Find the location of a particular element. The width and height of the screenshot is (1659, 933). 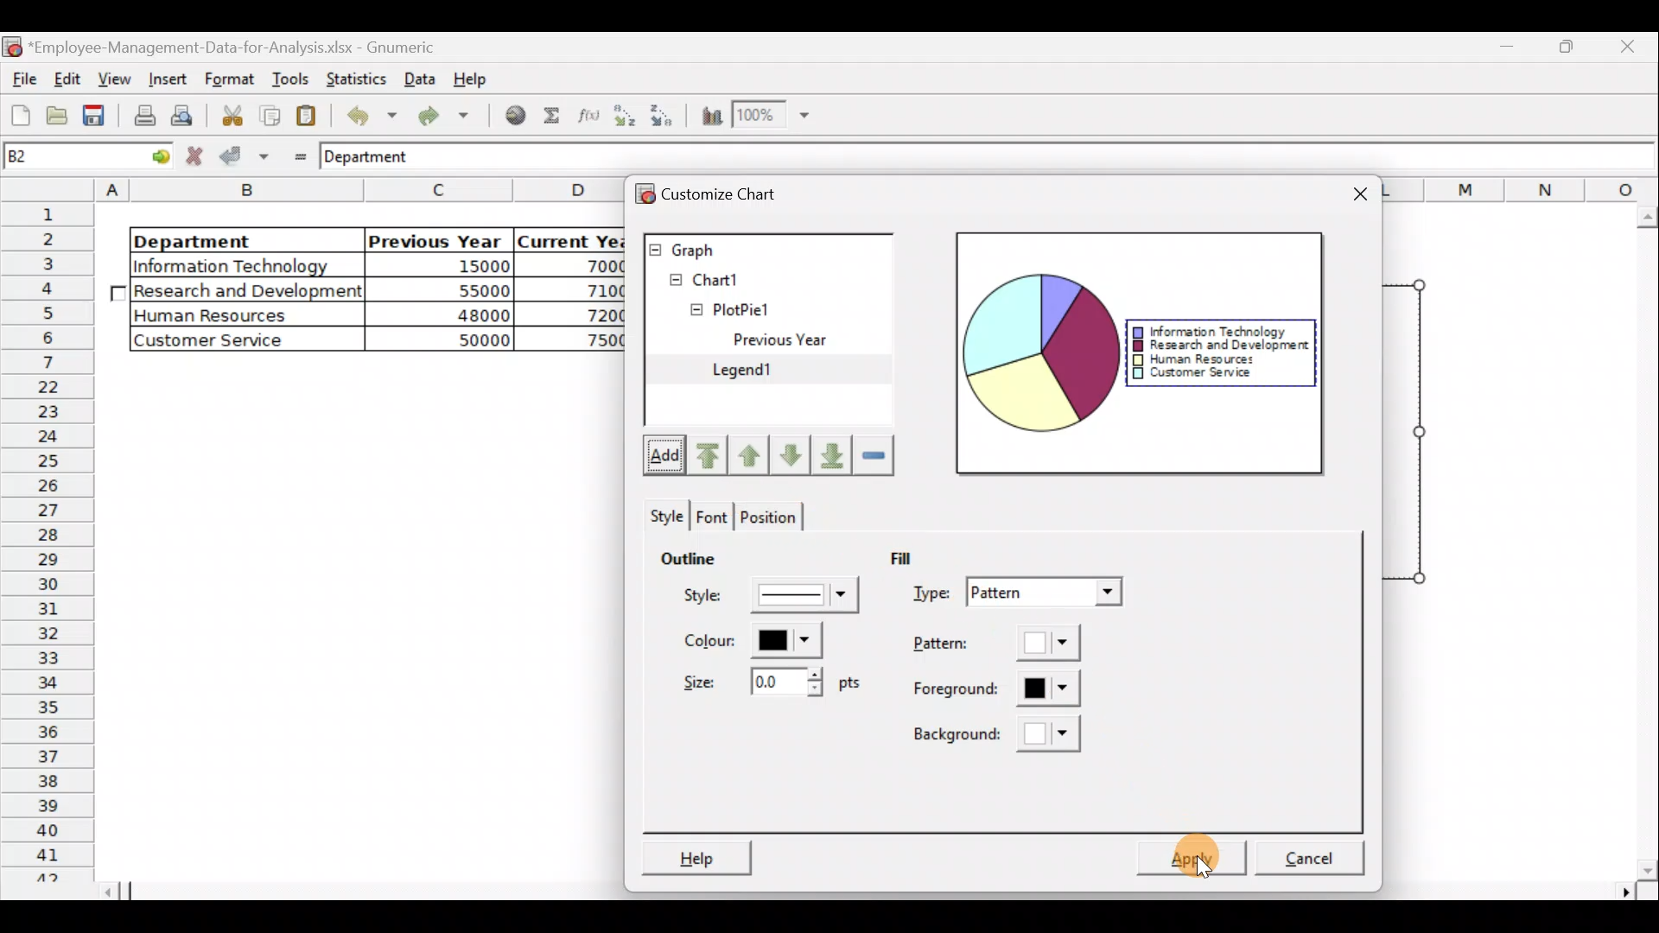

Sum into the current cell is located at coordinates (553, 114).